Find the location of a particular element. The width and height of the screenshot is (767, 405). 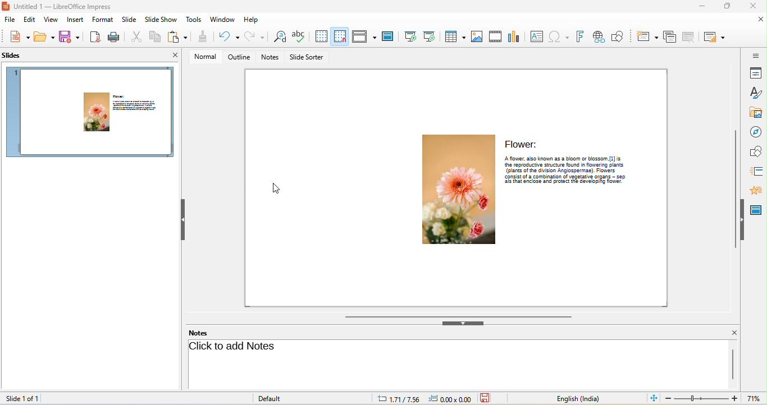

save is located at coordinates (44, 38).